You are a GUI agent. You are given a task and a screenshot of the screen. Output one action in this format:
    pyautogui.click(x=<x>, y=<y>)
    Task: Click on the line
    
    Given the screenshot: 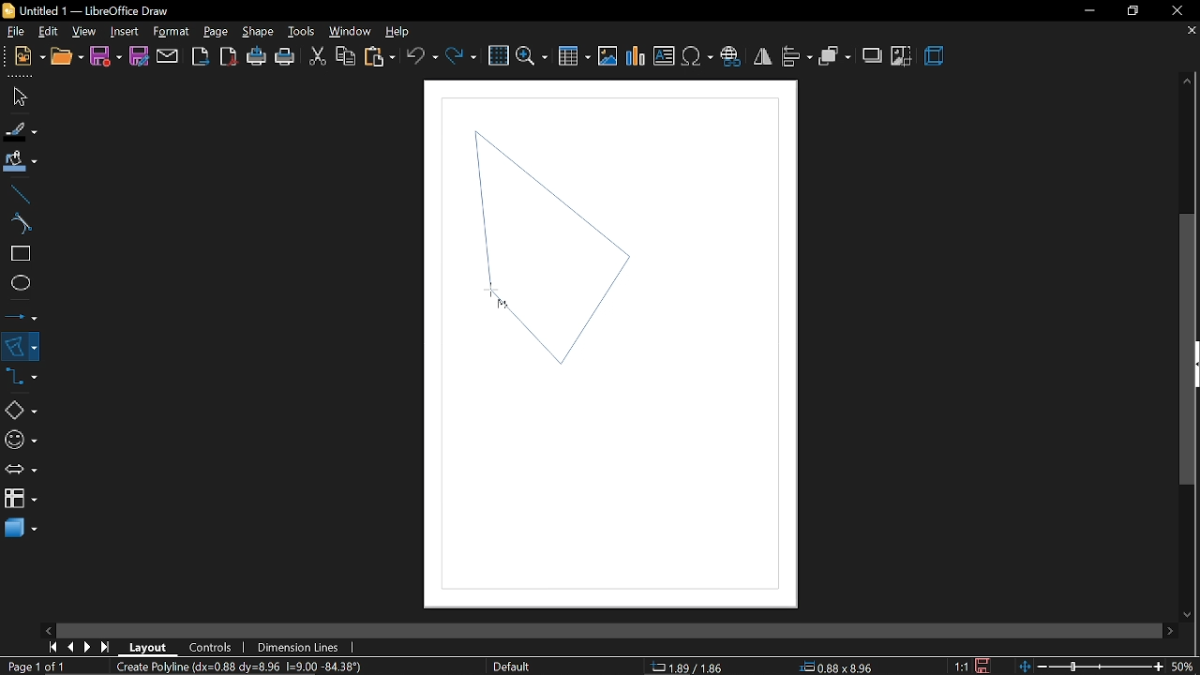 What is the action you would take?
    pyautogui.click(x=18, y=194)
    